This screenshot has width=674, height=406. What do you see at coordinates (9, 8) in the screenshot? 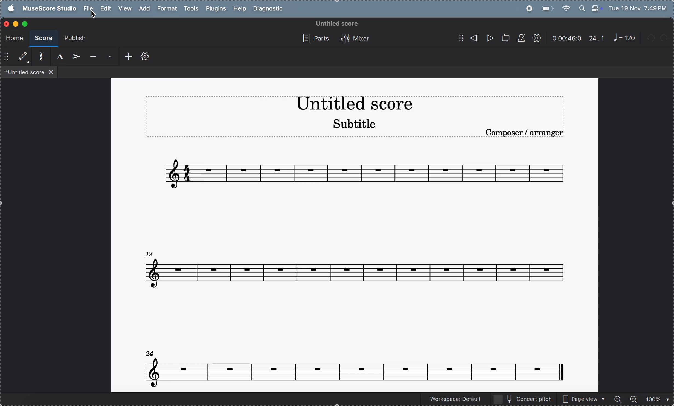
I see `apple menu` at bounding box center [9, 8].